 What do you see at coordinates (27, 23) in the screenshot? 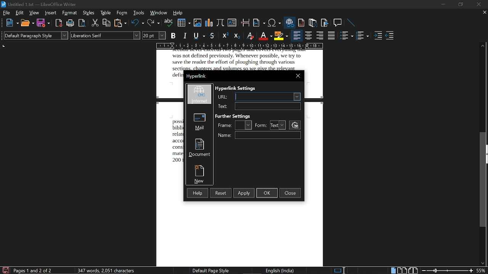
I see `open` at bounding box center [27, 23].